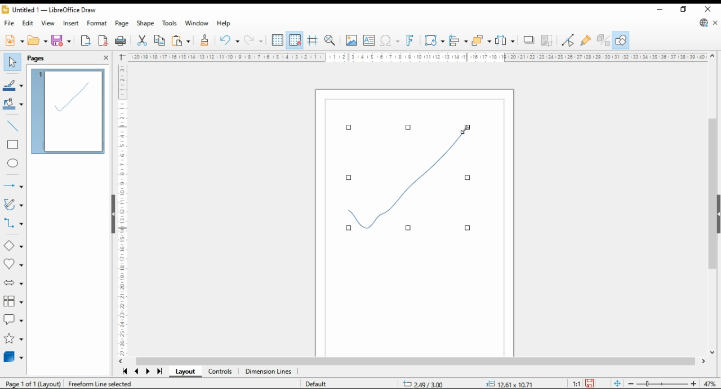 This screenshot has height=389, width=721. What do you see at coordinates (13, 319) in the screenshot?
I see `callout shapes` at bounding box center [13, 319].